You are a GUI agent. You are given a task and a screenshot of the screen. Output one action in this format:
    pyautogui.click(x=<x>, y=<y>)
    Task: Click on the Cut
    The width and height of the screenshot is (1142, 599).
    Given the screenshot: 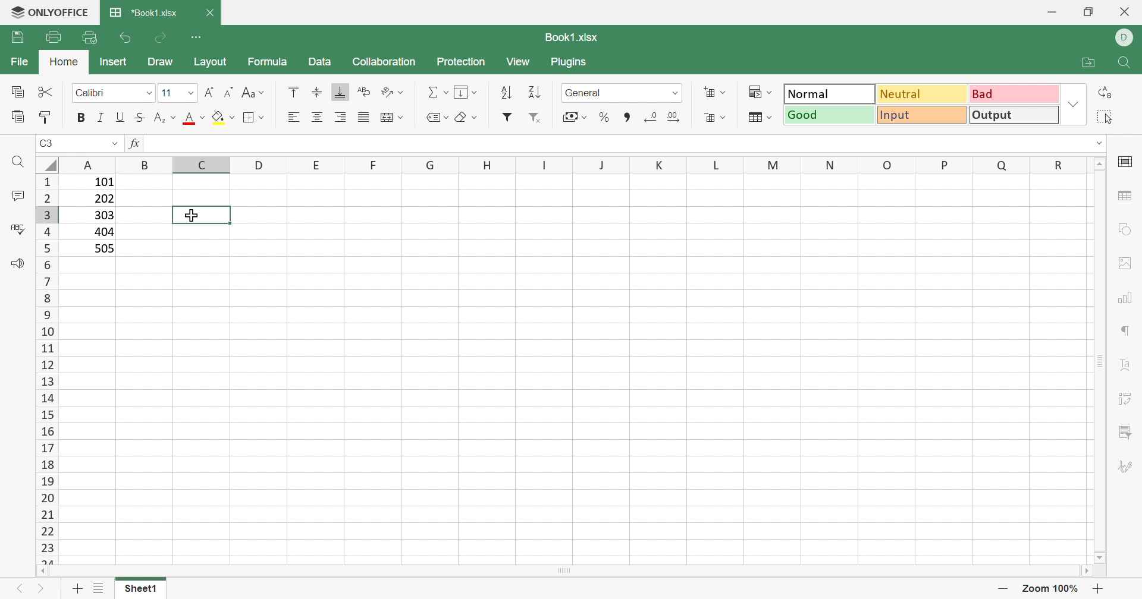 What is the action you would take?
    pyautogui.click(x=47, y=92)
    